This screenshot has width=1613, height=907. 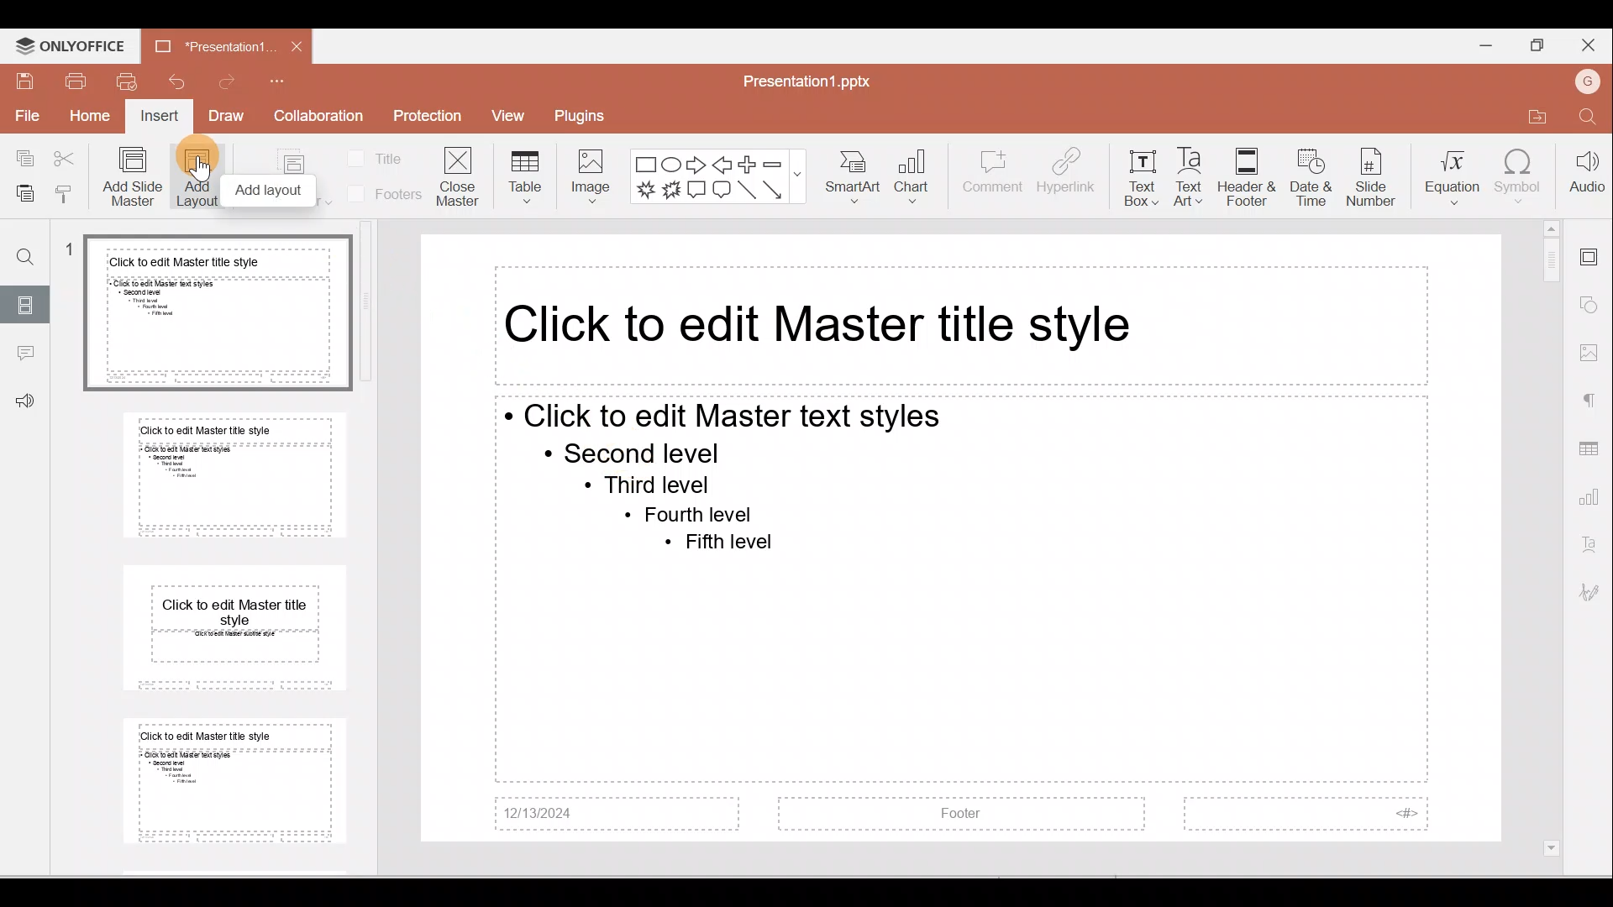 I want to click on Slide number, so click(x=1371, y=180).